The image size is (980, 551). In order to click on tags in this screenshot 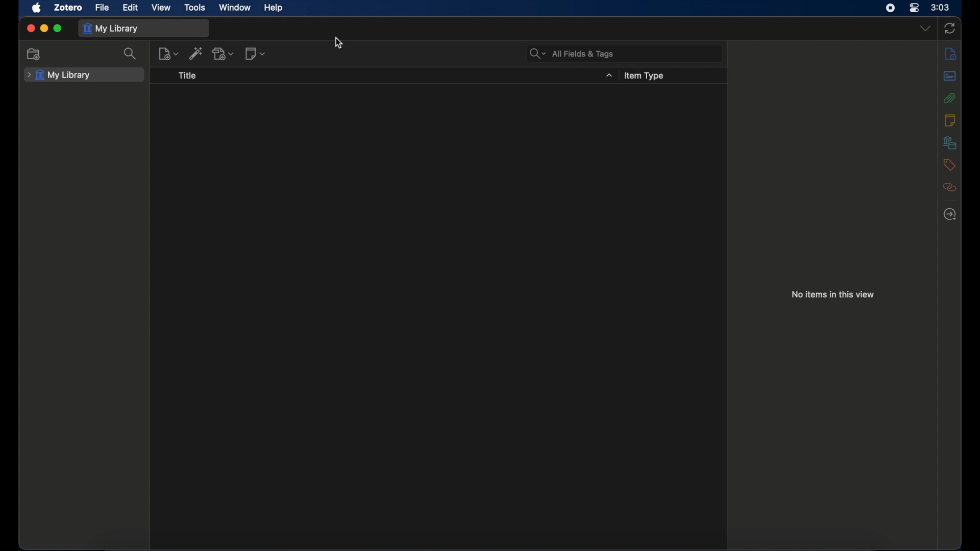, I will do `click(948, 164)`.